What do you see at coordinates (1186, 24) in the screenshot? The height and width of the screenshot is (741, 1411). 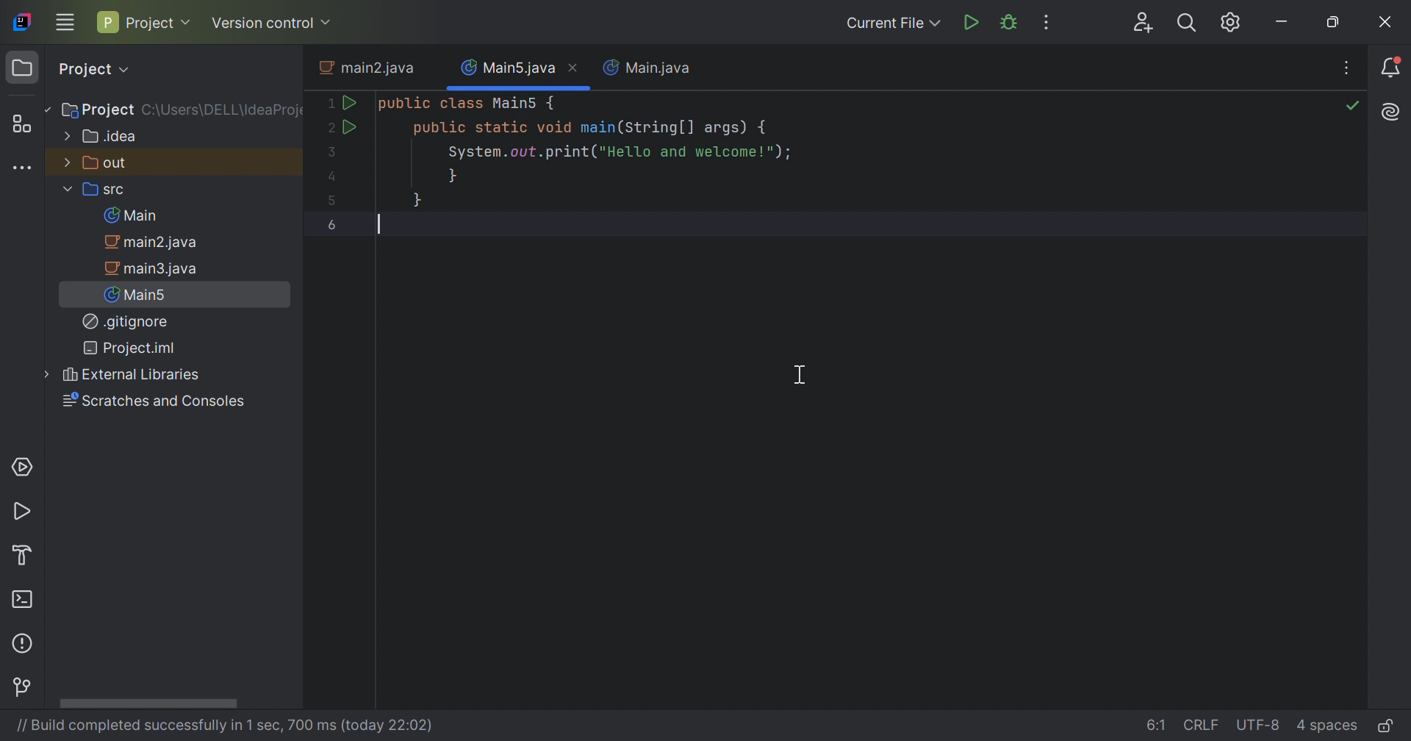 I see `Search Everywhere` at bounding box center [1186, 24].